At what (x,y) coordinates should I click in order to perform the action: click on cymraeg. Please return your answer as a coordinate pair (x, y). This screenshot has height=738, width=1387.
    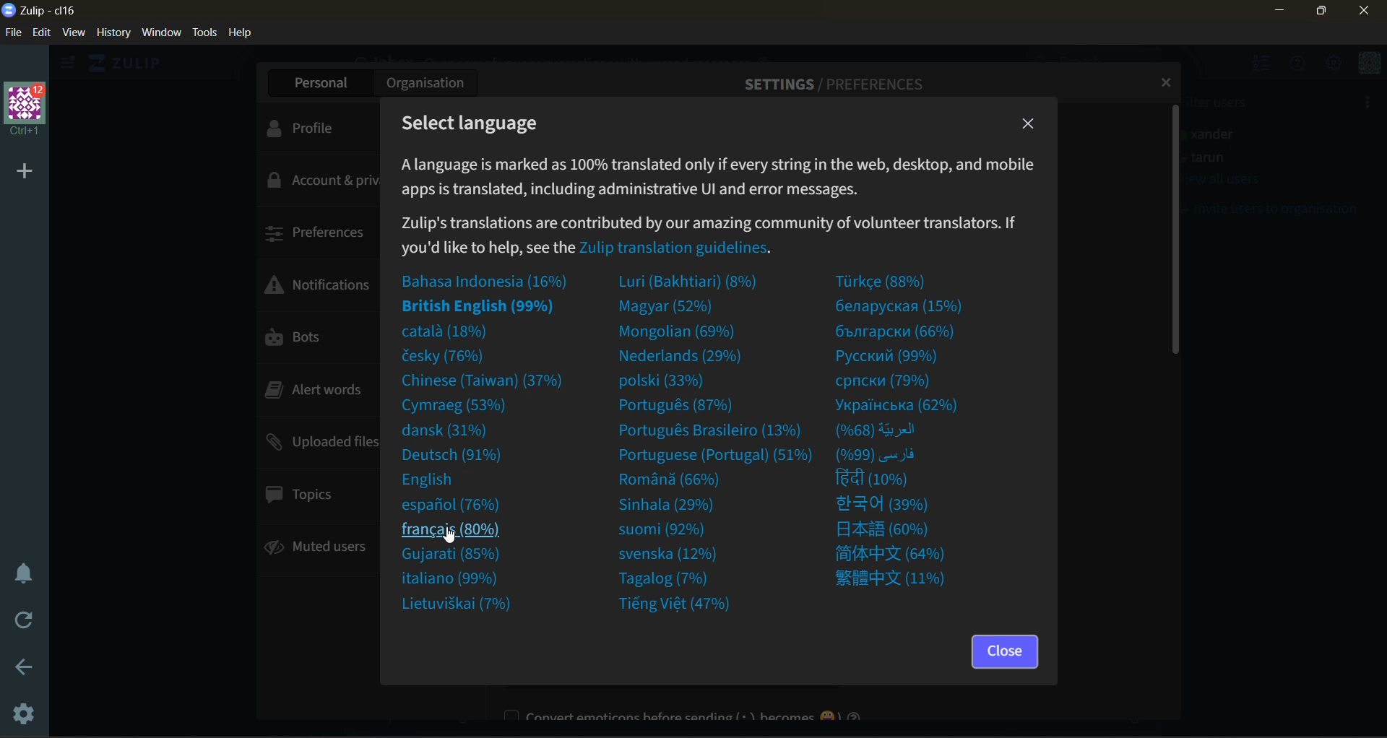
    Looking at the image, I should click on (462, 407).